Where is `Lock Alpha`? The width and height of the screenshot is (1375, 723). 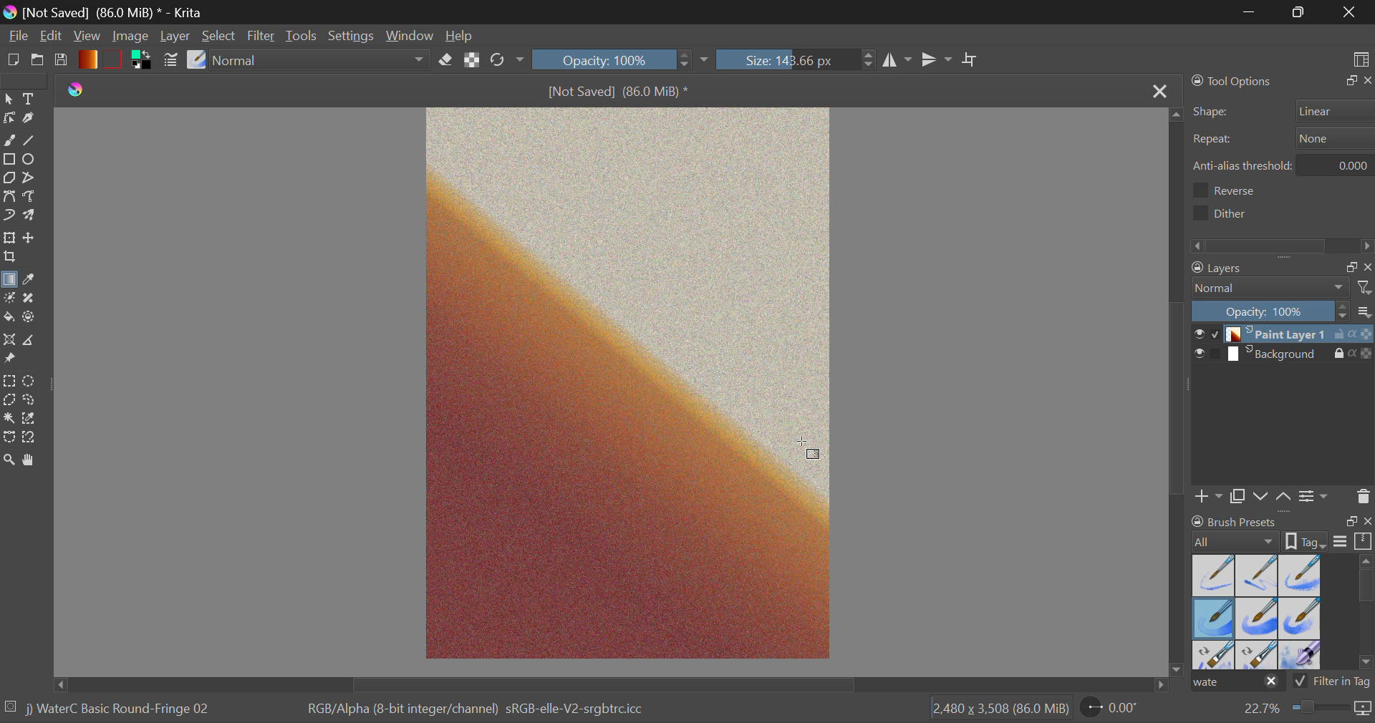
Lock Alpha is located at coordinates (472, 62).